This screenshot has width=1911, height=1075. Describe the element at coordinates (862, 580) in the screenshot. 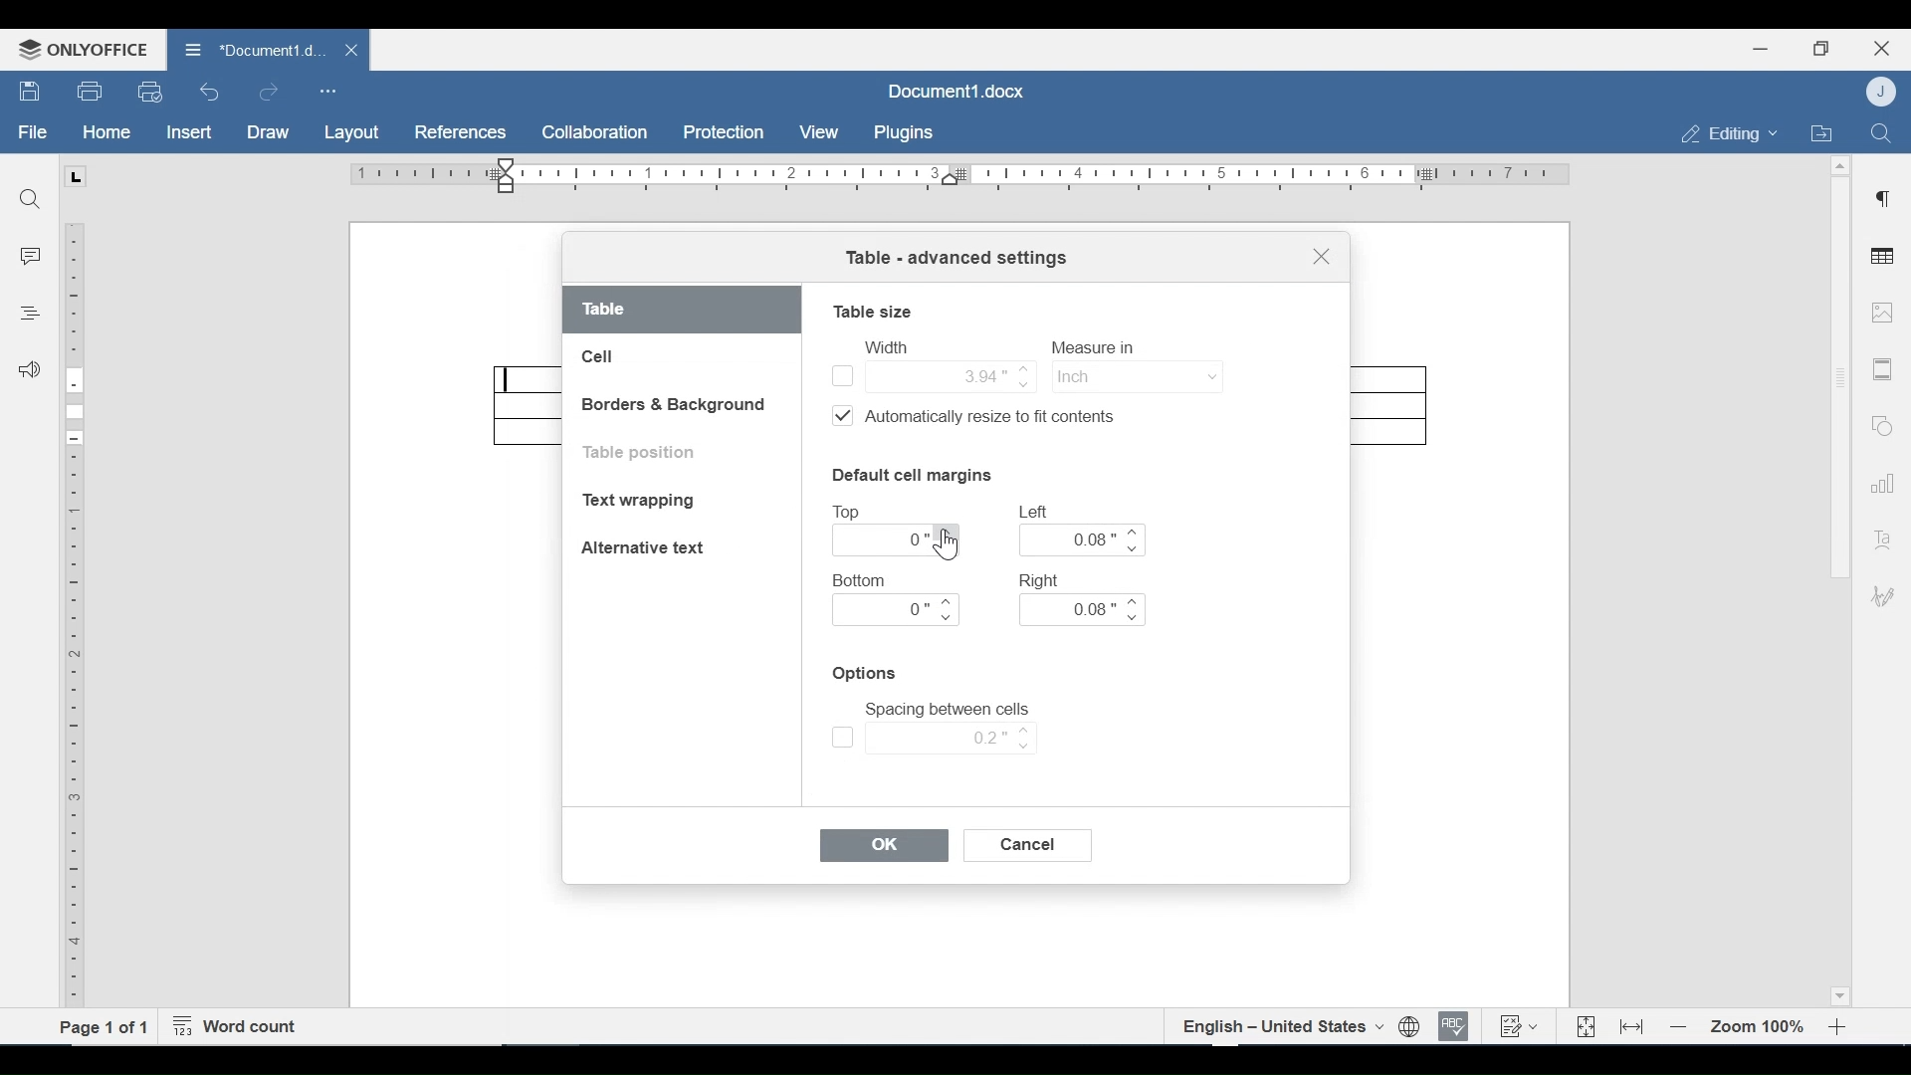

I see `Bottom` at that location.